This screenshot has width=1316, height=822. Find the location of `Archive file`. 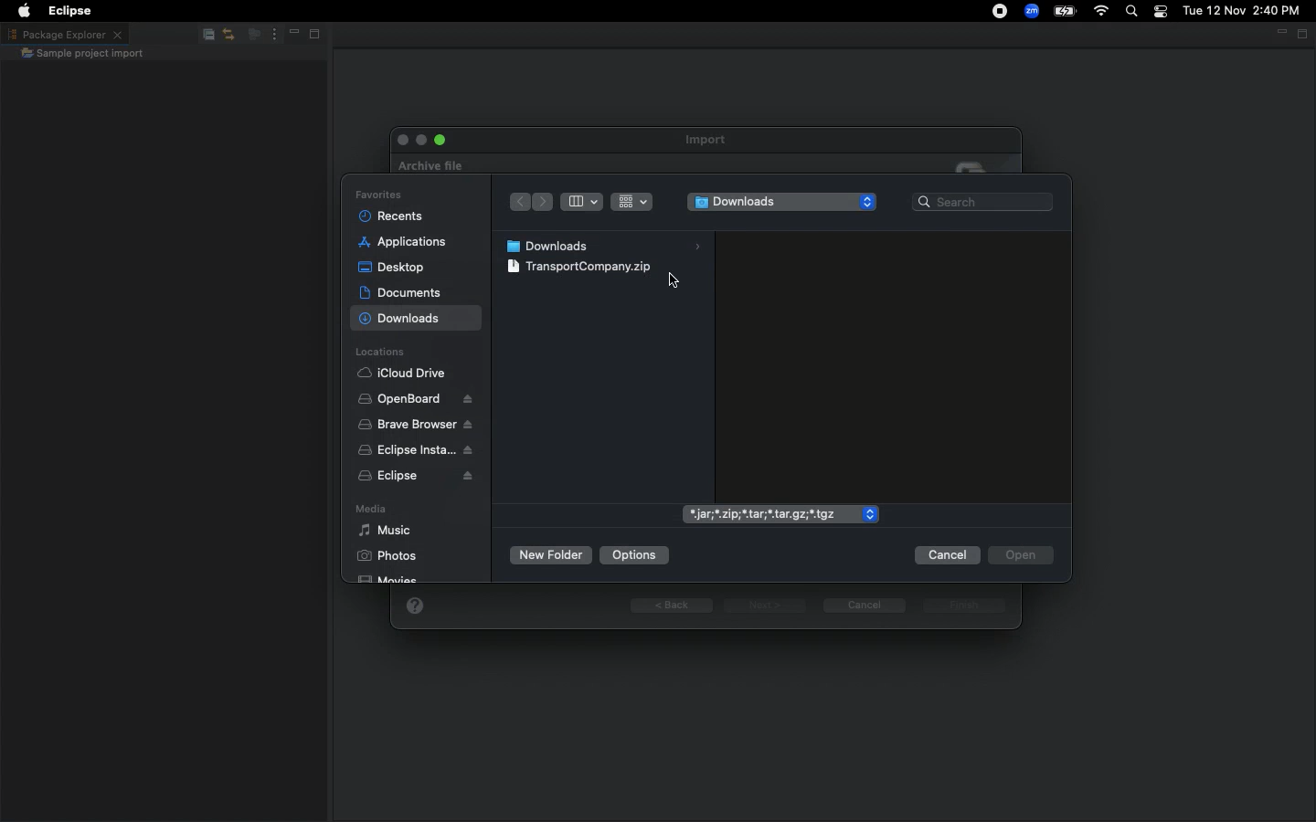

Archive file is located at coordinates (426, 163).